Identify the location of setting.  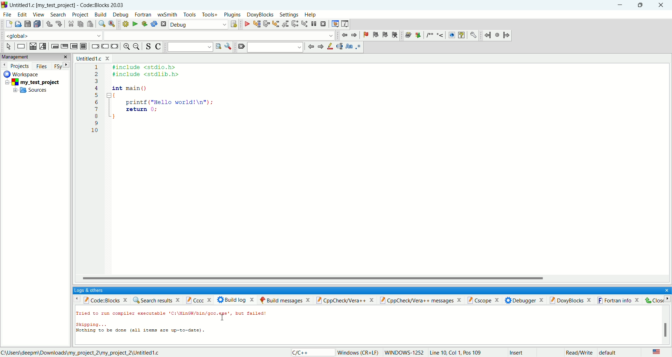
(290, 15).